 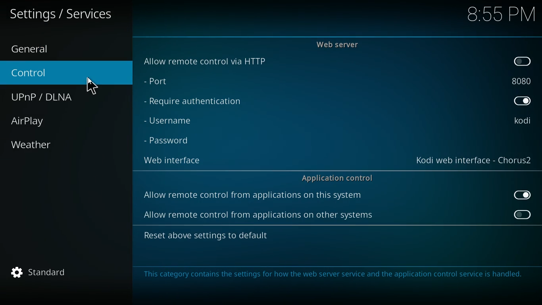 What do you see at coordinates (38, 73) in the screenshot?
I see `control` at bounding box center [38, 73].